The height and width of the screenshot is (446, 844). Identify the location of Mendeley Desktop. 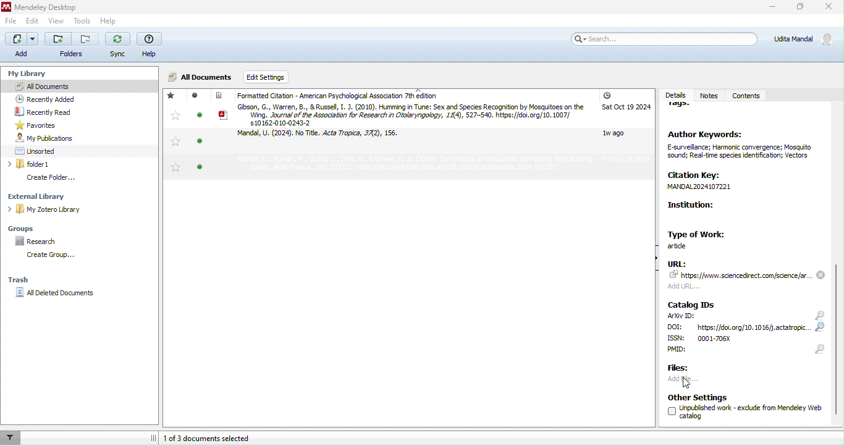
(42, 7).